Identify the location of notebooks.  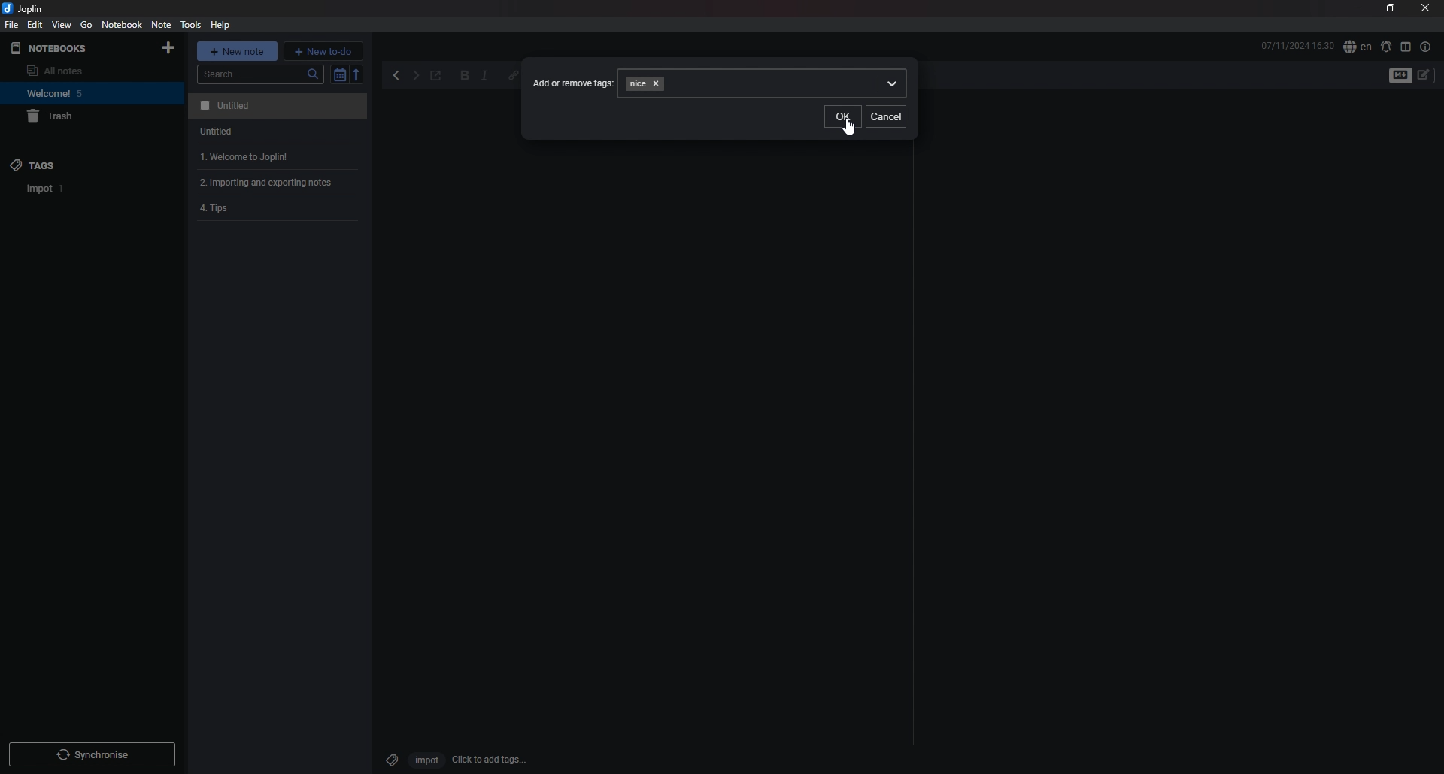
(71, 49).